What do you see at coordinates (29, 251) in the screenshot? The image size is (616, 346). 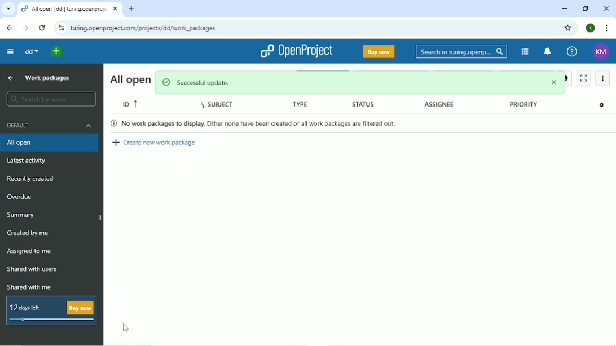 I see `Assigned to me` at bounding box center [29, 251].